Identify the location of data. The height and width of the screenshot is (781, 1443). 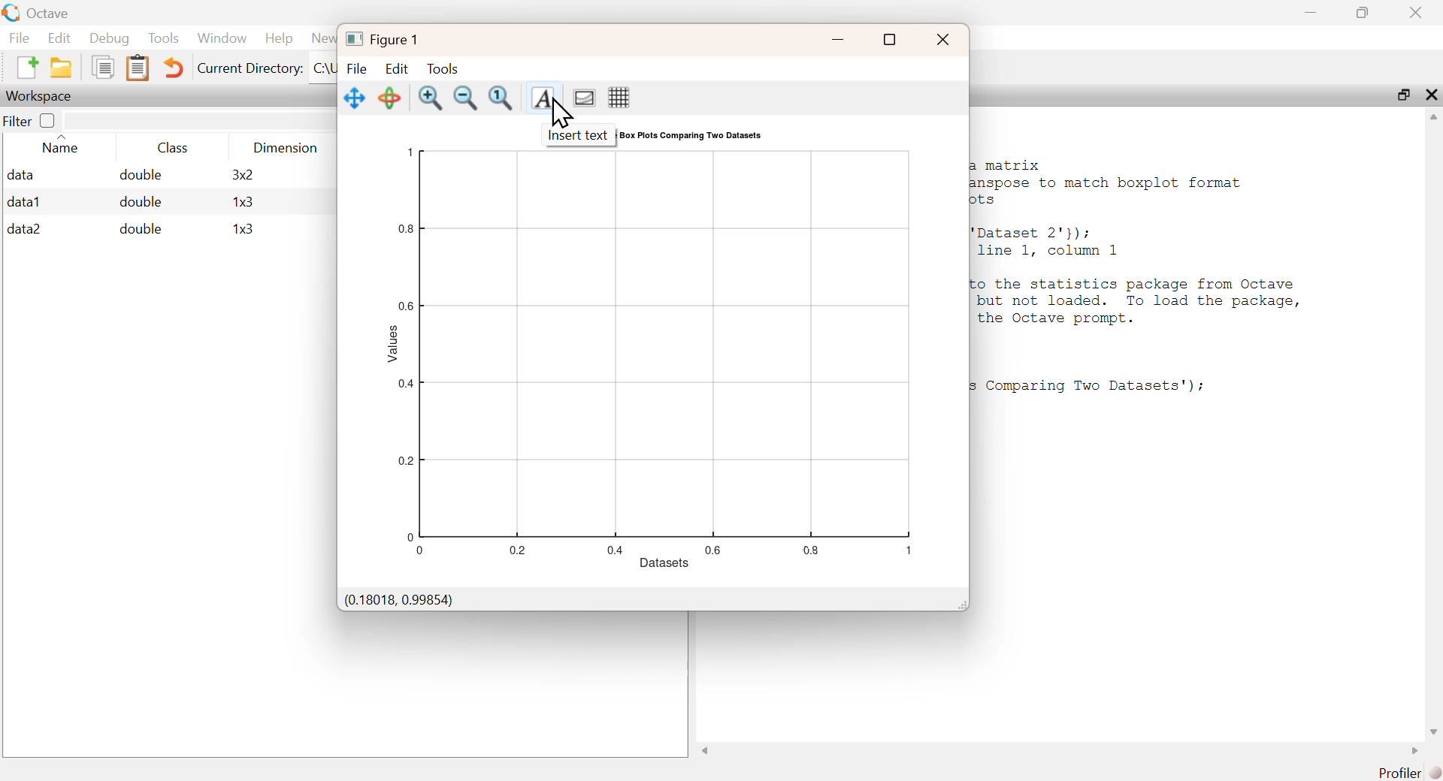
(23, 174).